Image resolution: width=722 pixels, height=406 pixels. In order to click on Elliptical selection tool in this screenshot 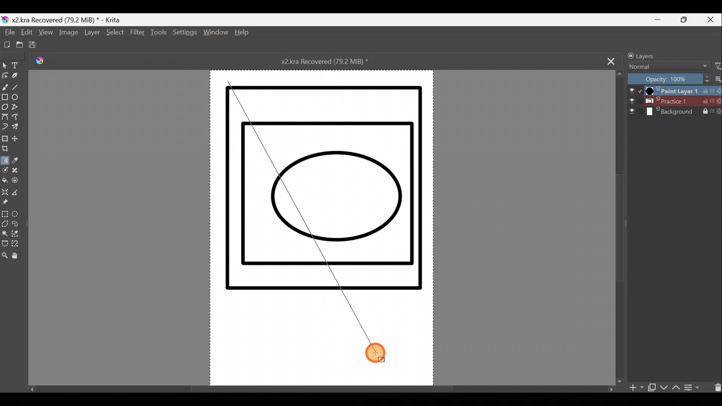, I will do `click(17, 215)`.